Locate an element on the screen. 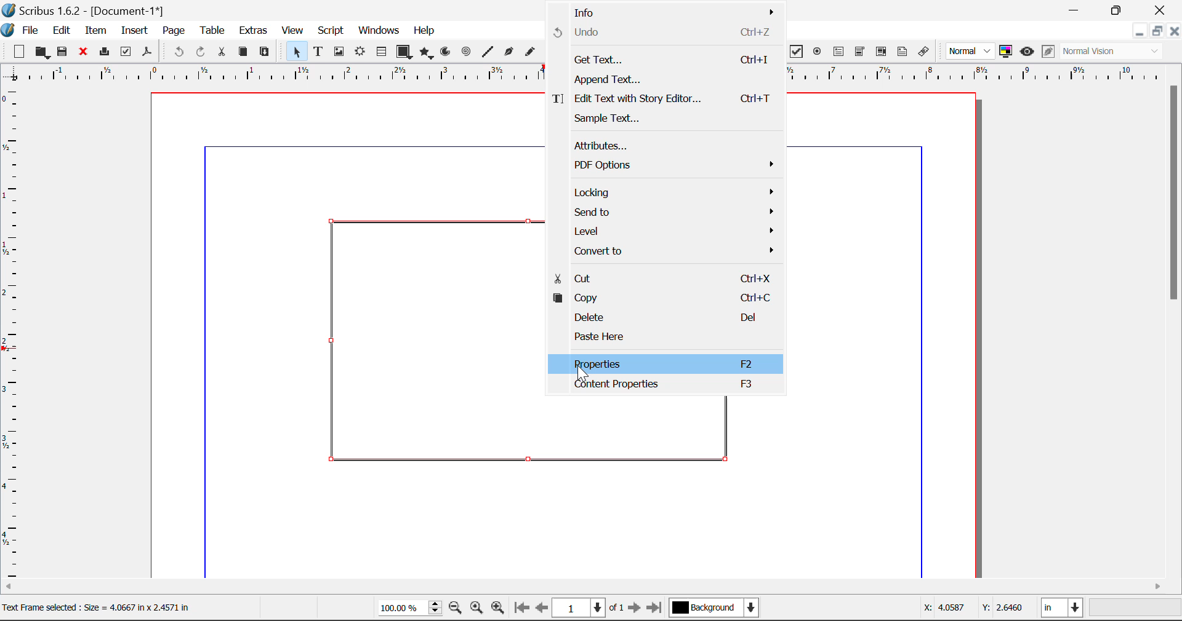  Attributes is located at coordinates (665, 145).